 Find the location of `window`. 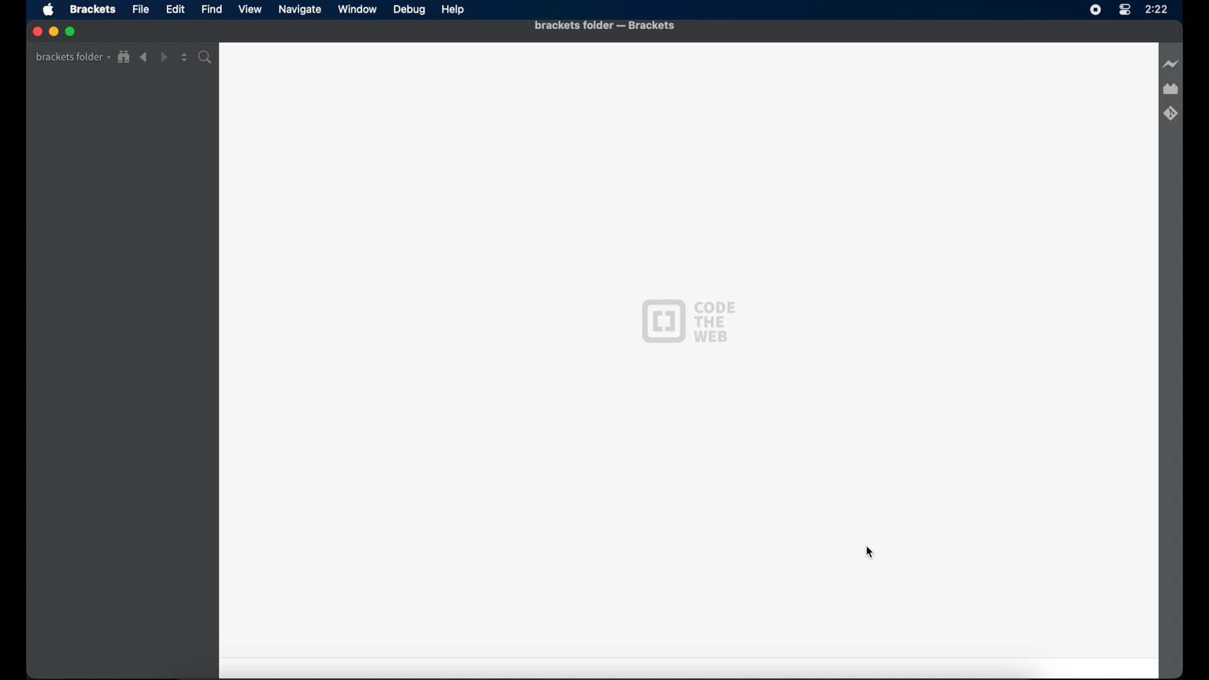

window is located at coordinates (357, 9).